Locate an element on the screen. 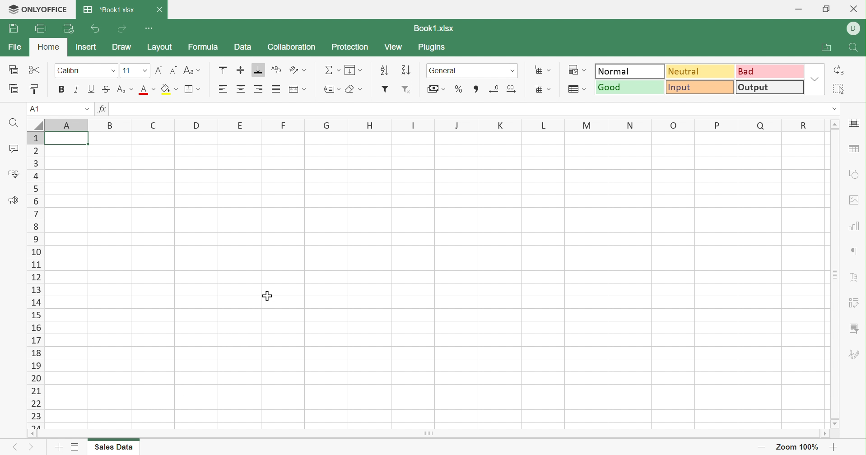  Align Middle is located at coordinates (240, 70).